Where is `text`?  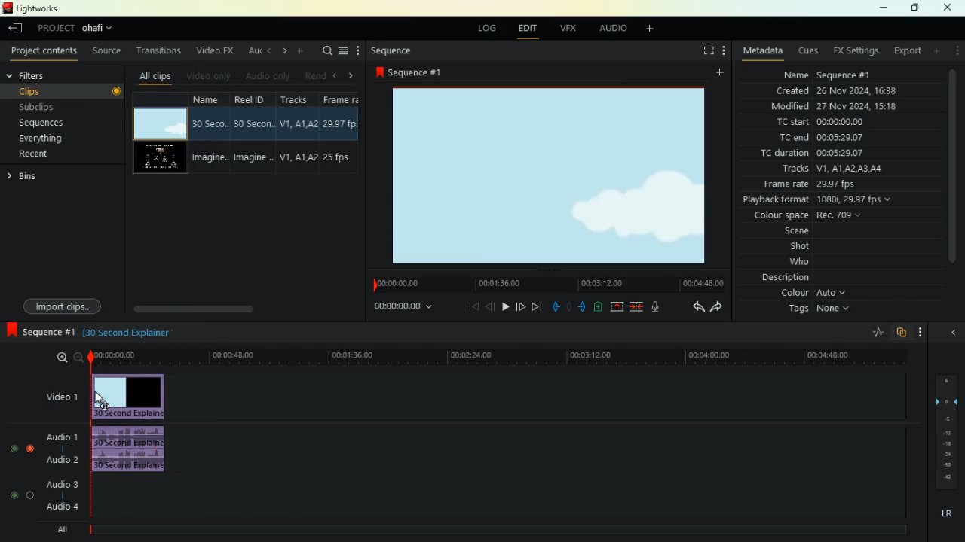 text is located at coordinates (140, 333).